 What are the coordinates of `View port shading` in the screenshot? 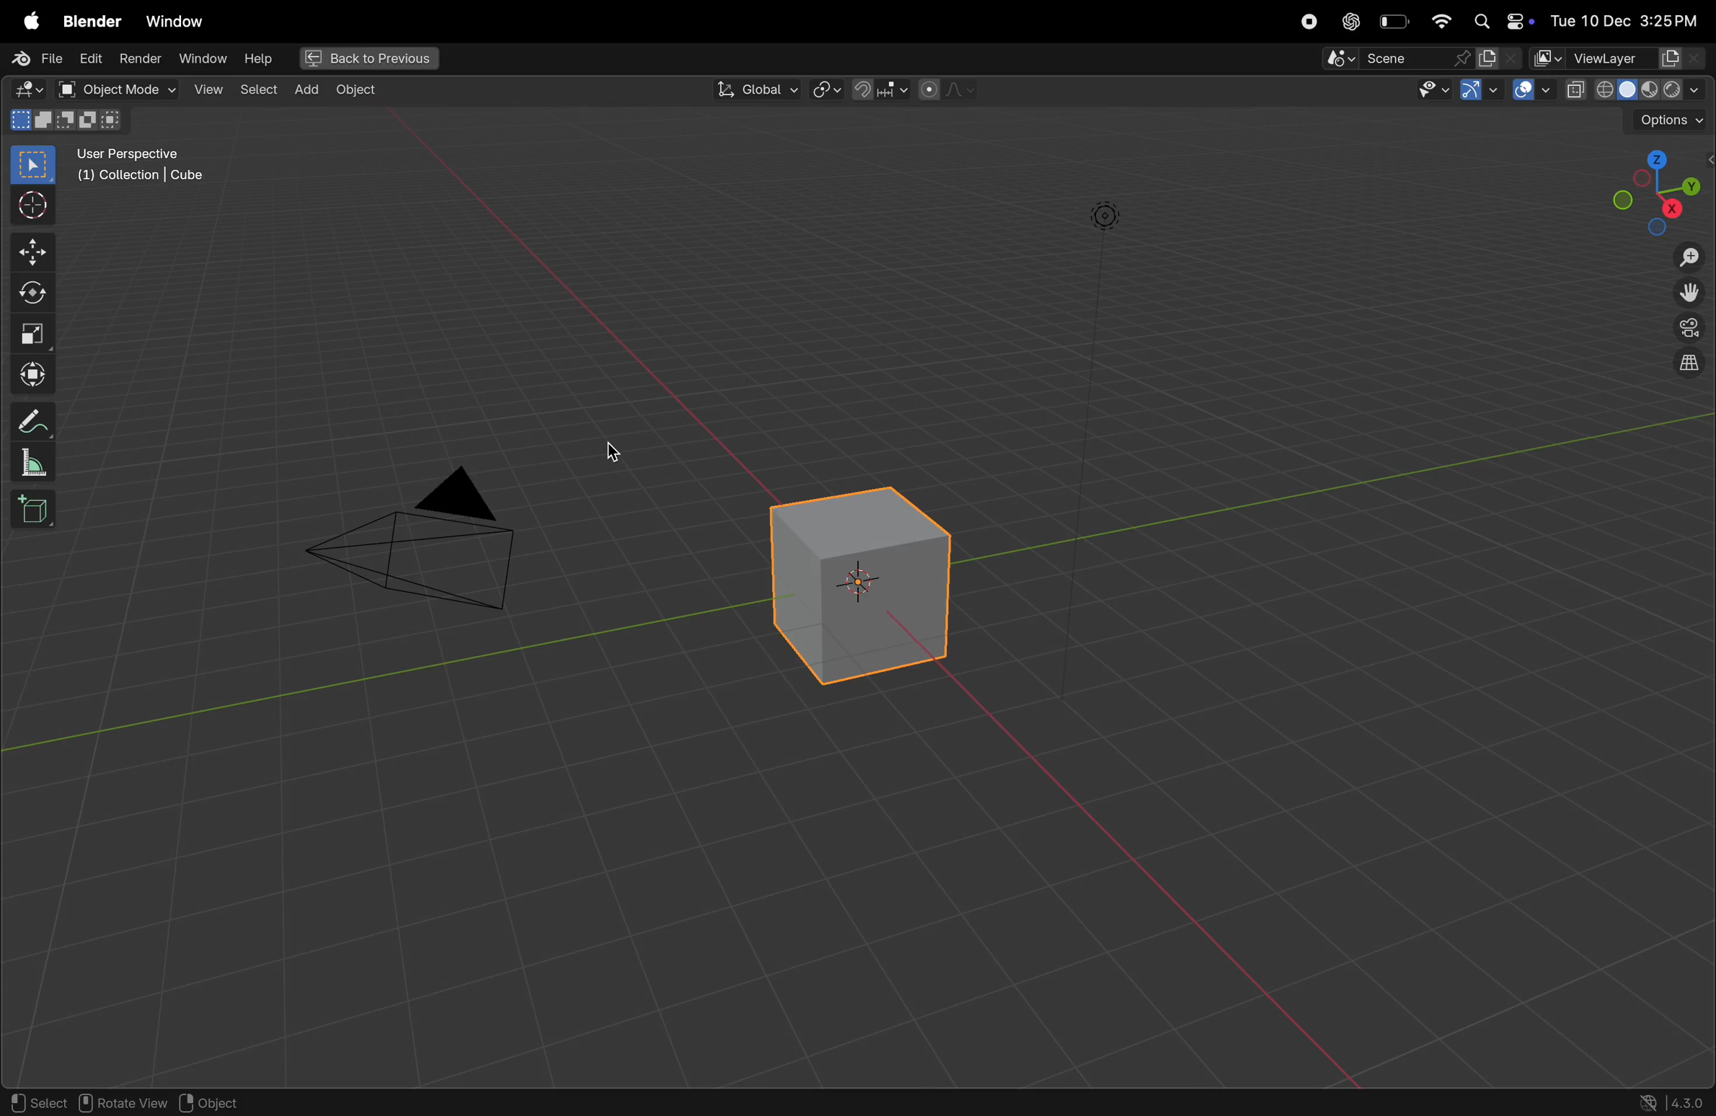 It's located at (1635, 89).